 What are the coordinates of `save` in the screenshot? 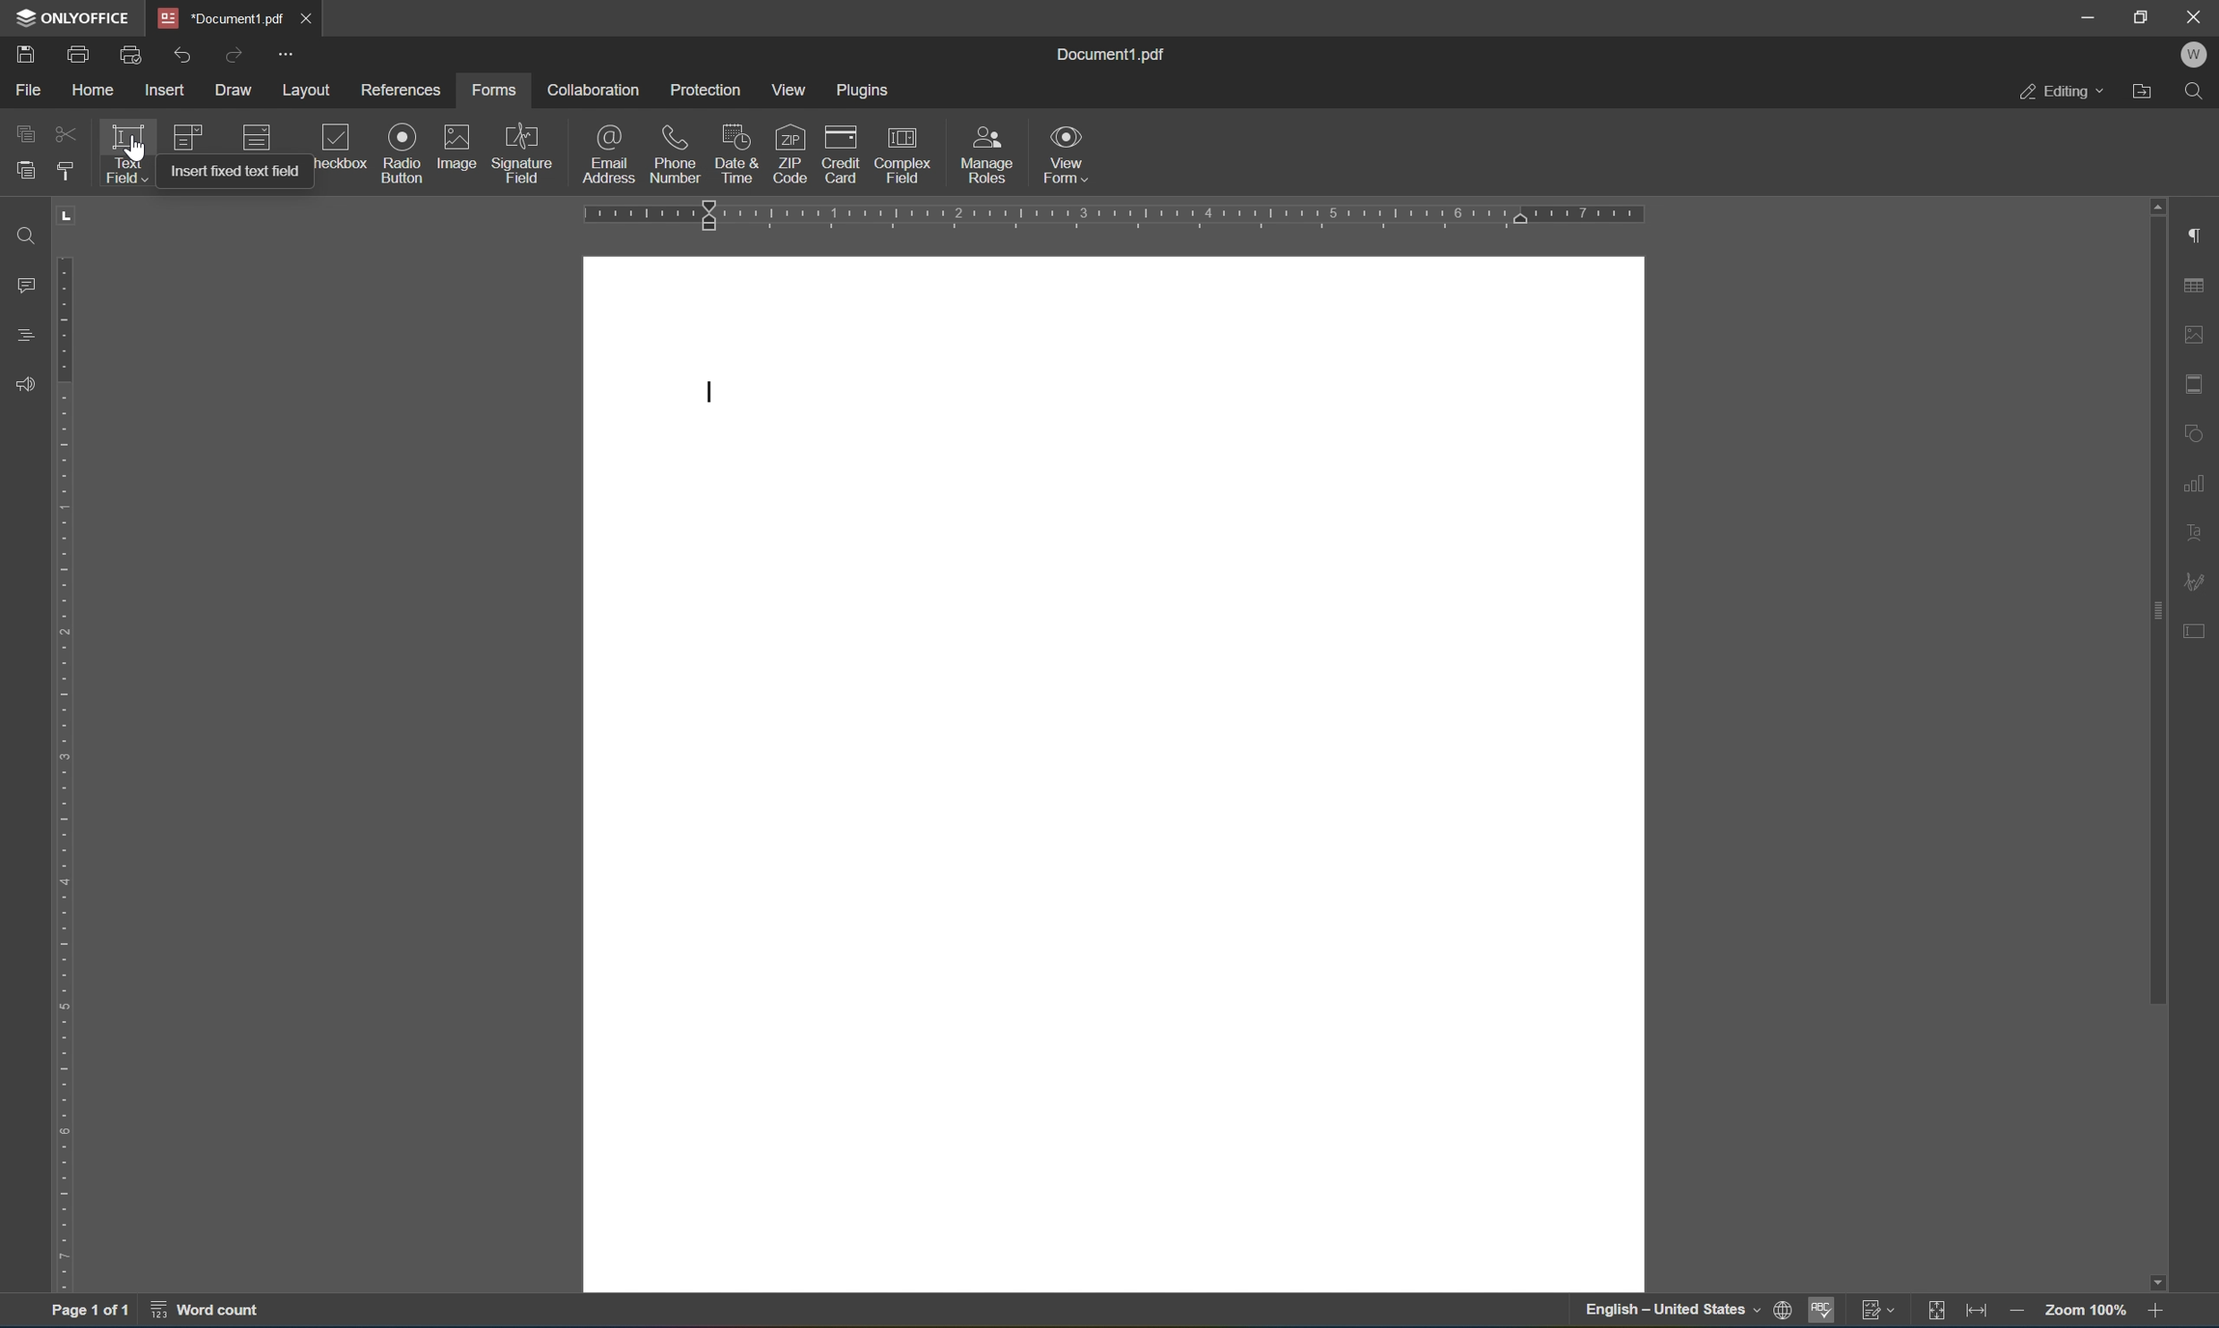 It's located at (25, 57).